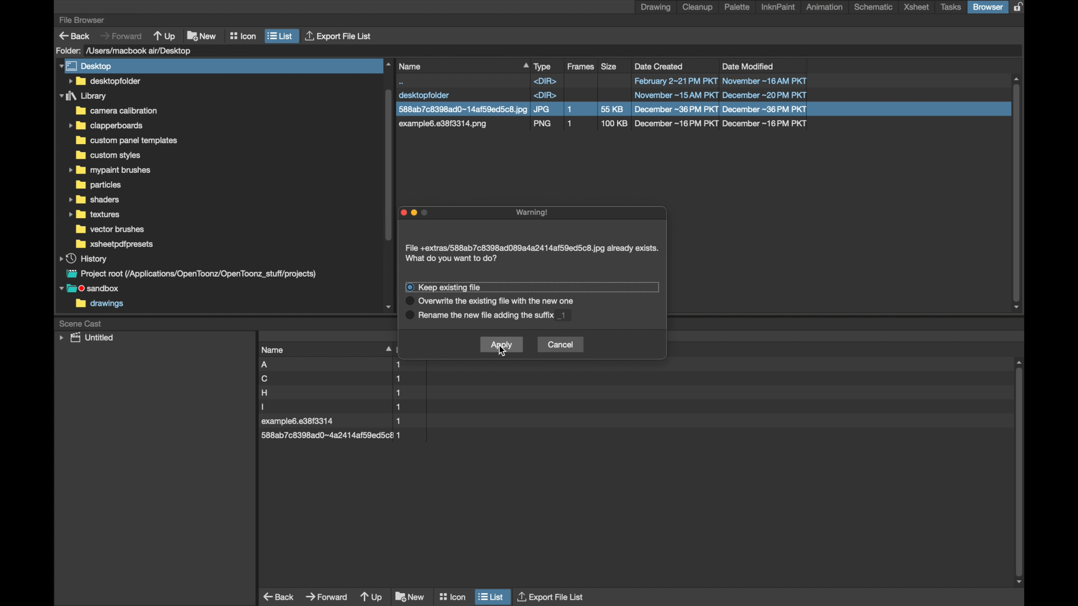  I want to click on folder, so click(112, 229).